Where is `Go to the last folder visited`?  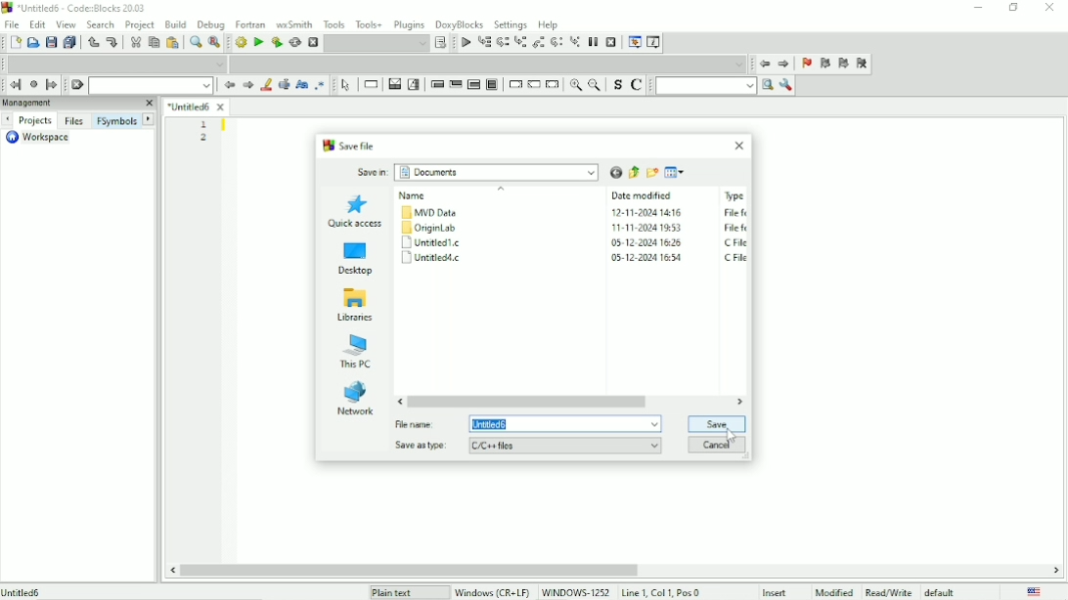
Go to the last folder visited is located at coordinates (614, 171).